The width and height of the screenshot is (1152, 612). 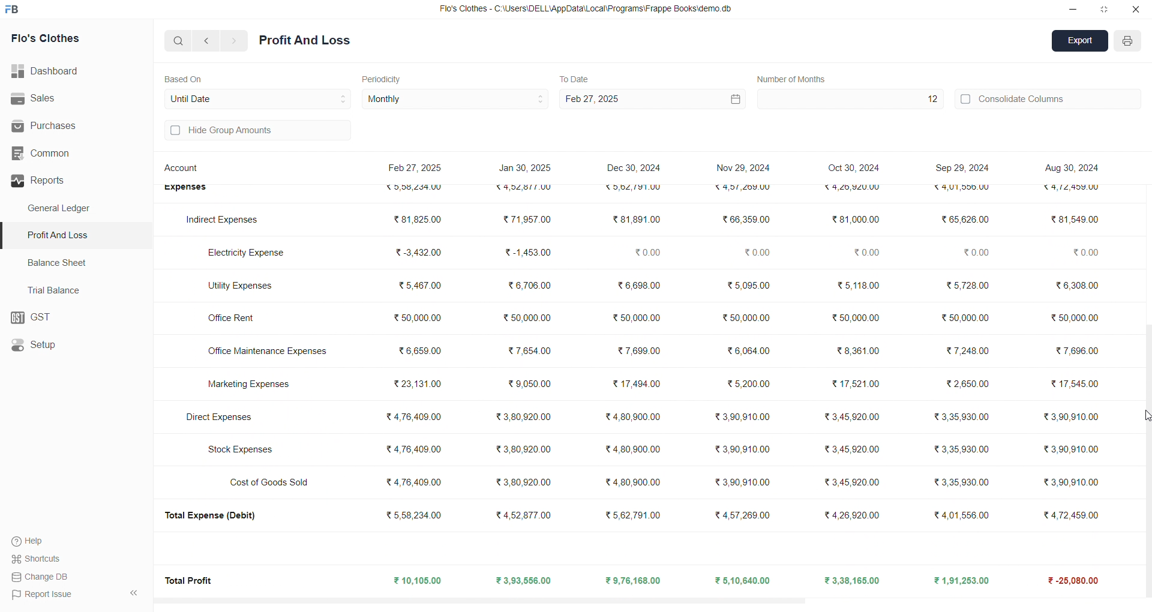 I want to click on Total Profit, so click(x=191, y=580).